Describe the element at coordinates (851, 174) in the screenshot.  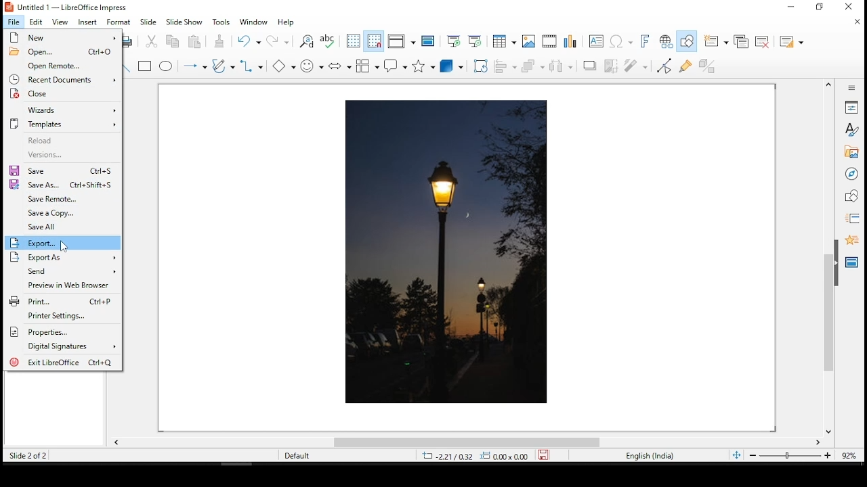
I see `navigator` at that location.